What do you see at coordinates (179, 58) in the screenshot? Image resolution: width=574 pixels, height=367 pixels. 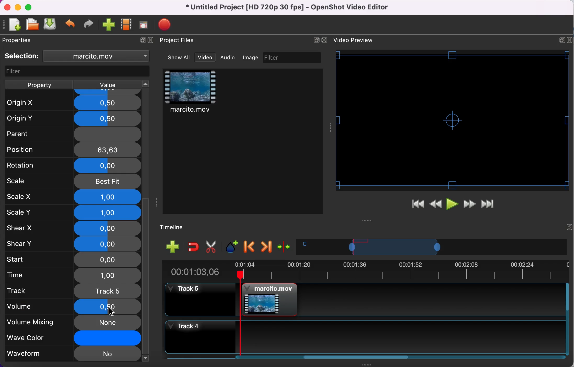 I see `show all` at bounding box center [179, 58].